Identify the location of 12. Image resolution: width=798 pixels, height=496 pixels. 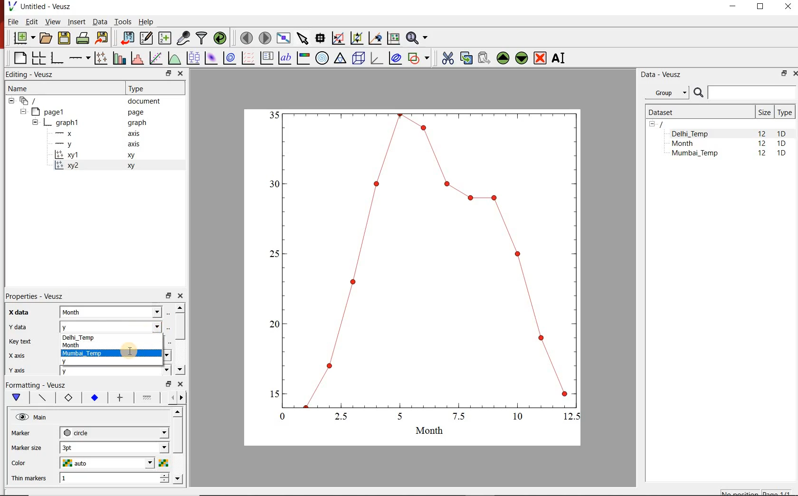
(762, 144).